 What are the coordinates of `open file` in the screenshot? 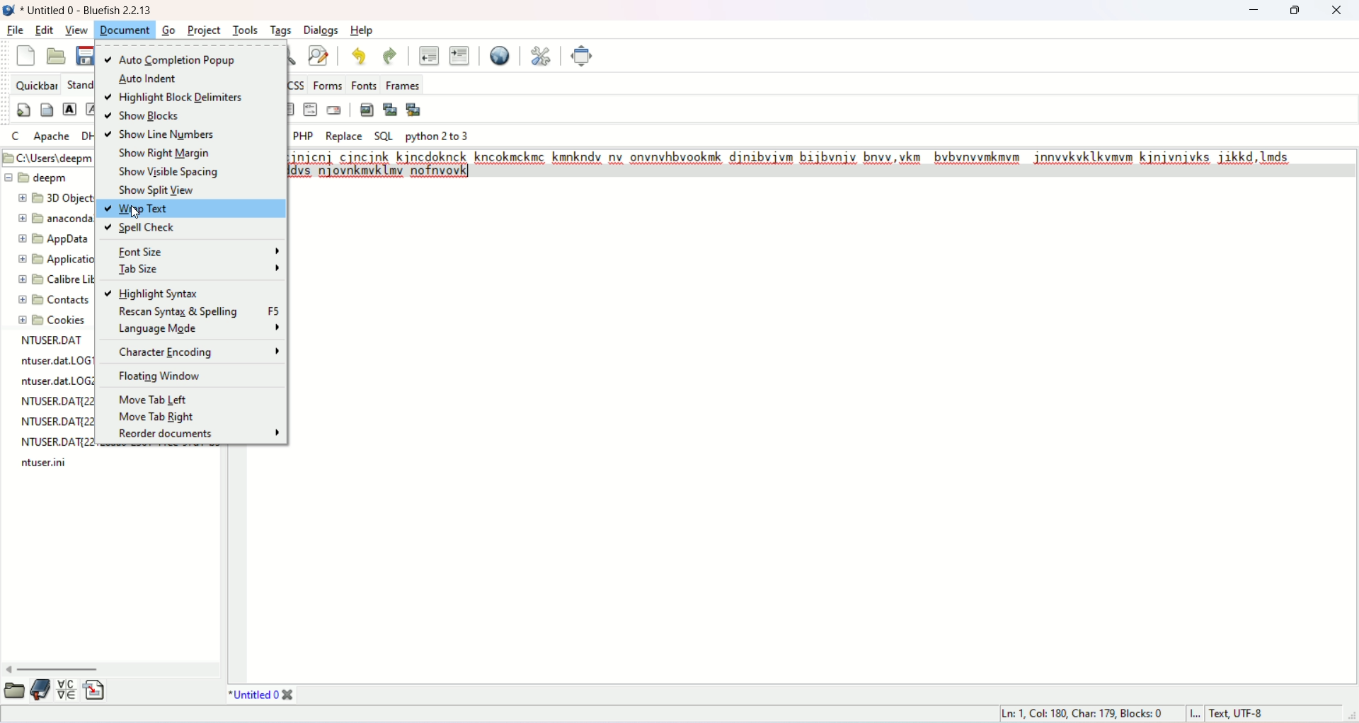 It's located at (55, 55).